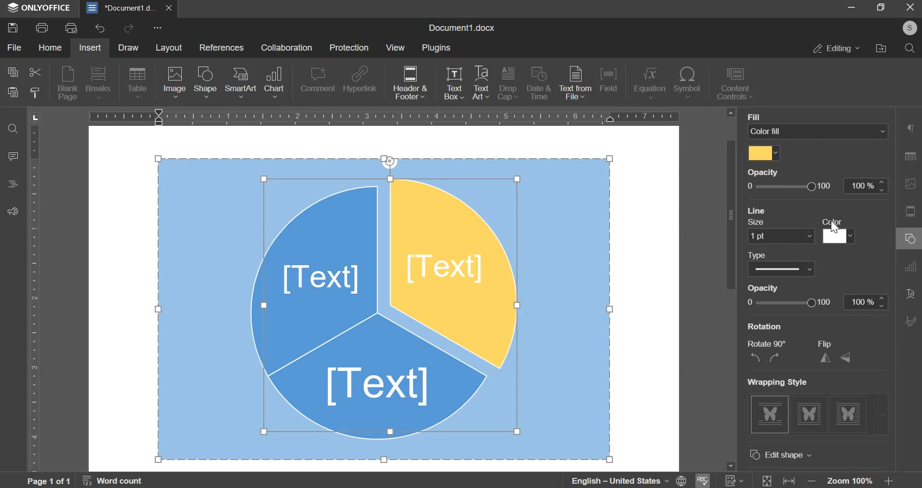 The width and height of the screenshot is (922, 488). What do you see at coordinates (100, 28) in the screenshot?
I see `undo` at bounding box center [100, 28].